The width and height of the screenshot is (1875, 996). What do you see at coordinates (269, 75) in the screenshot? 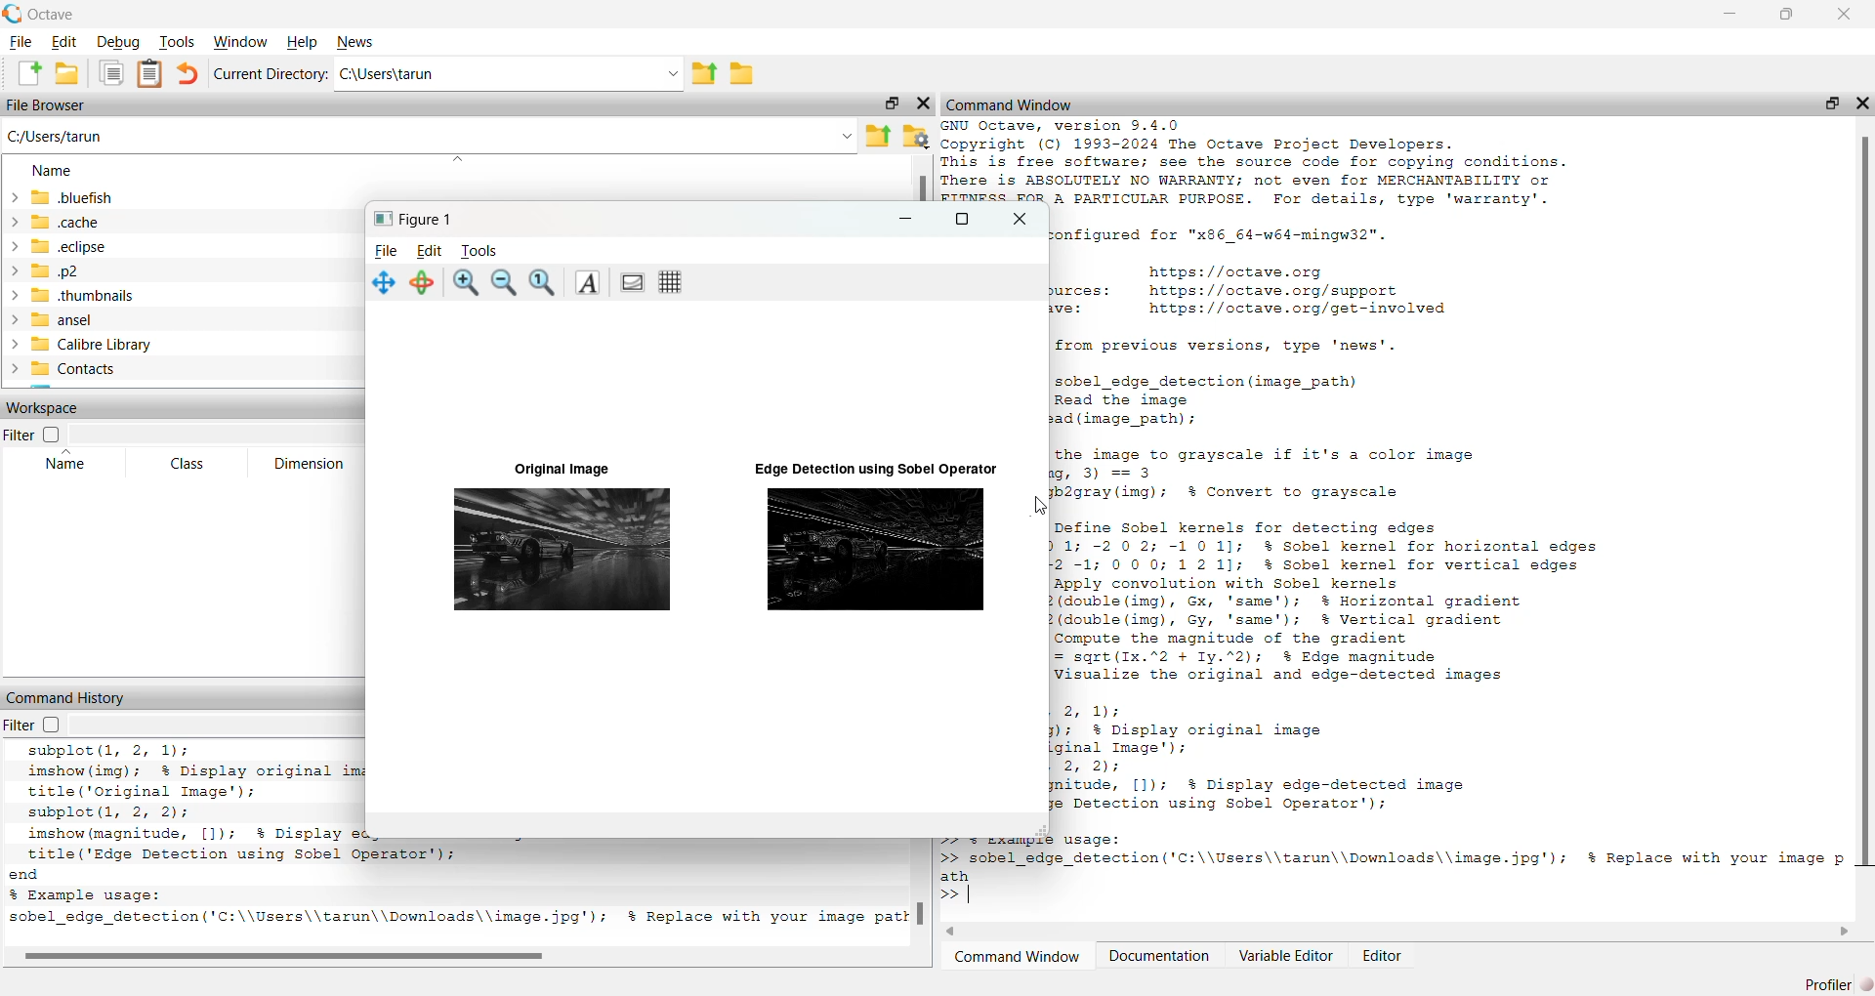
I see `Current Directory:` at bounding box center [269, 75].